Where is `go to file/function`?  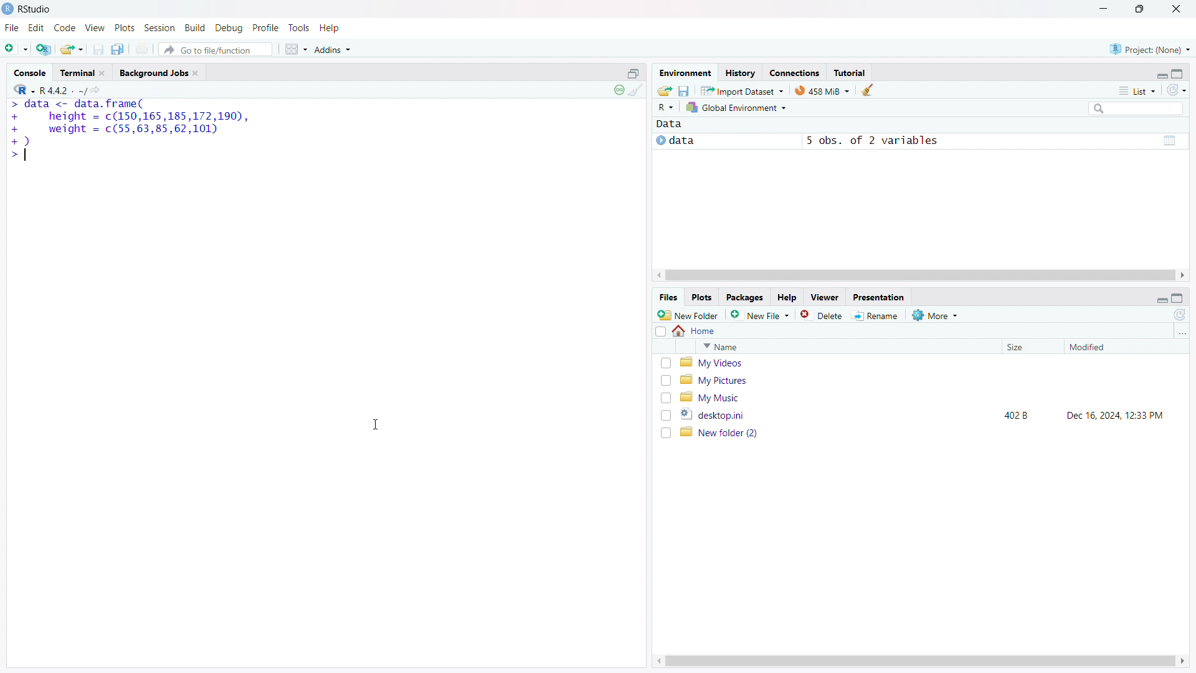
go to file/function is located at coordinates (215, 49).